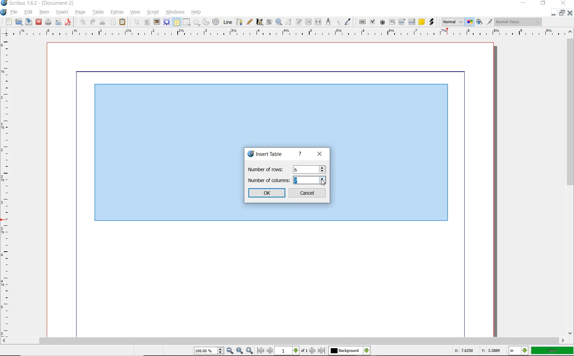 The image size is (574, 356). Describe the element at coordinates (230, 351) in the screenshot. I see `zoom out` at that location.